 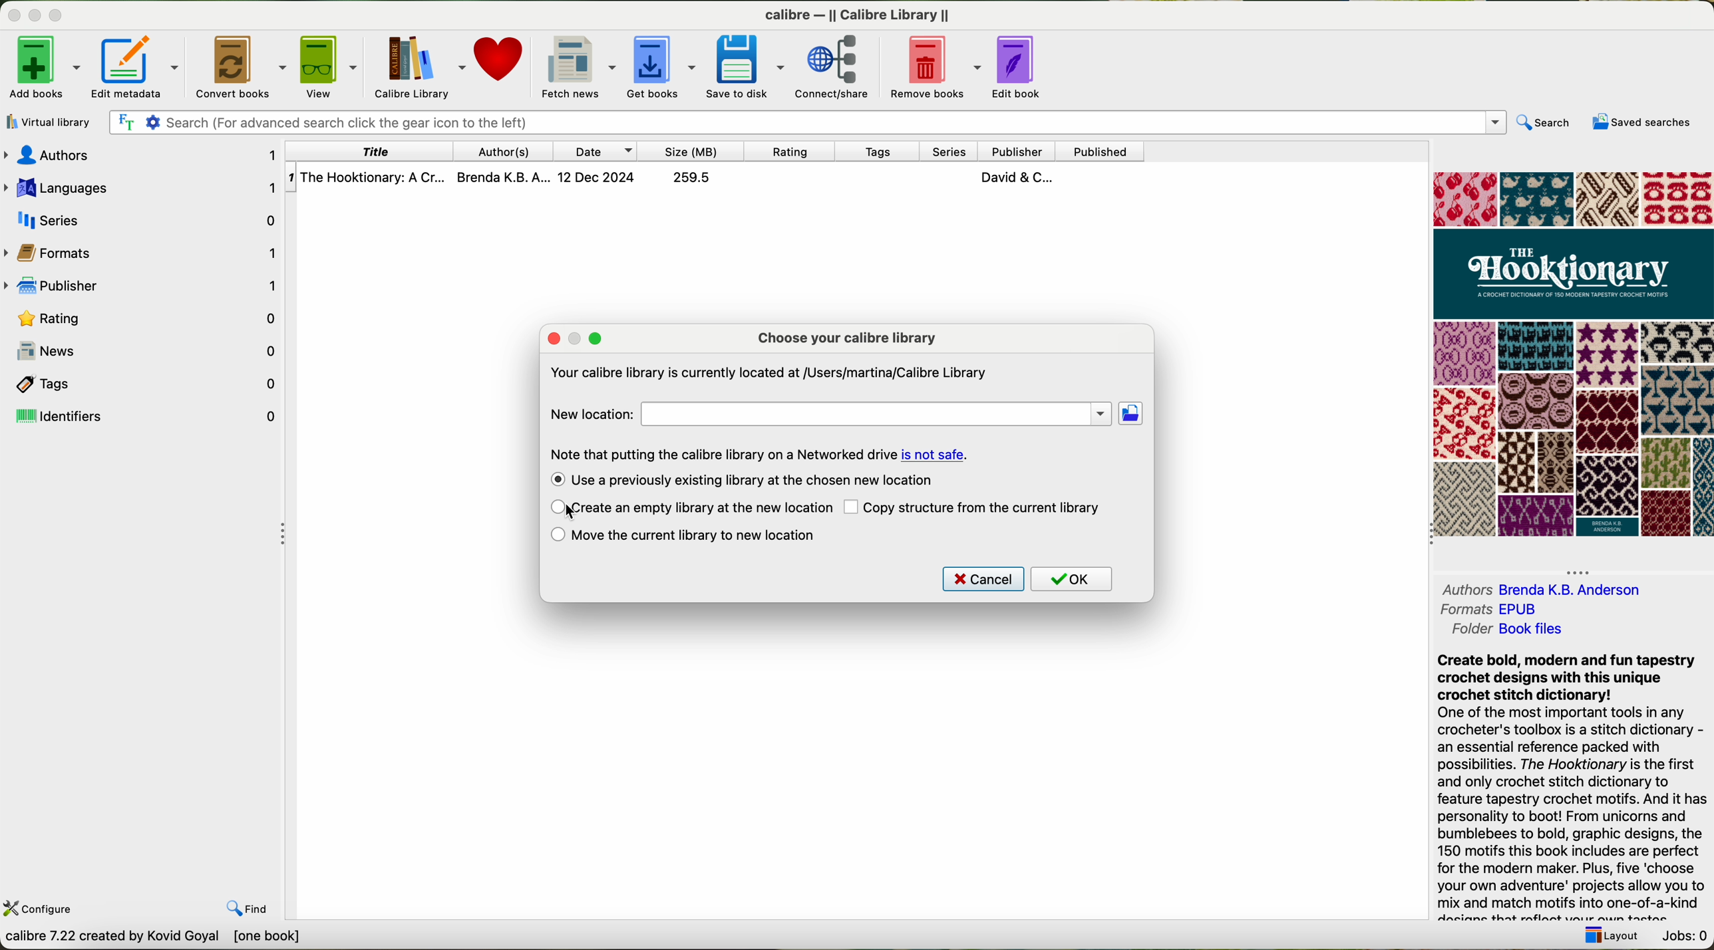 I want to click on cursor, so click(x=578, y=515).